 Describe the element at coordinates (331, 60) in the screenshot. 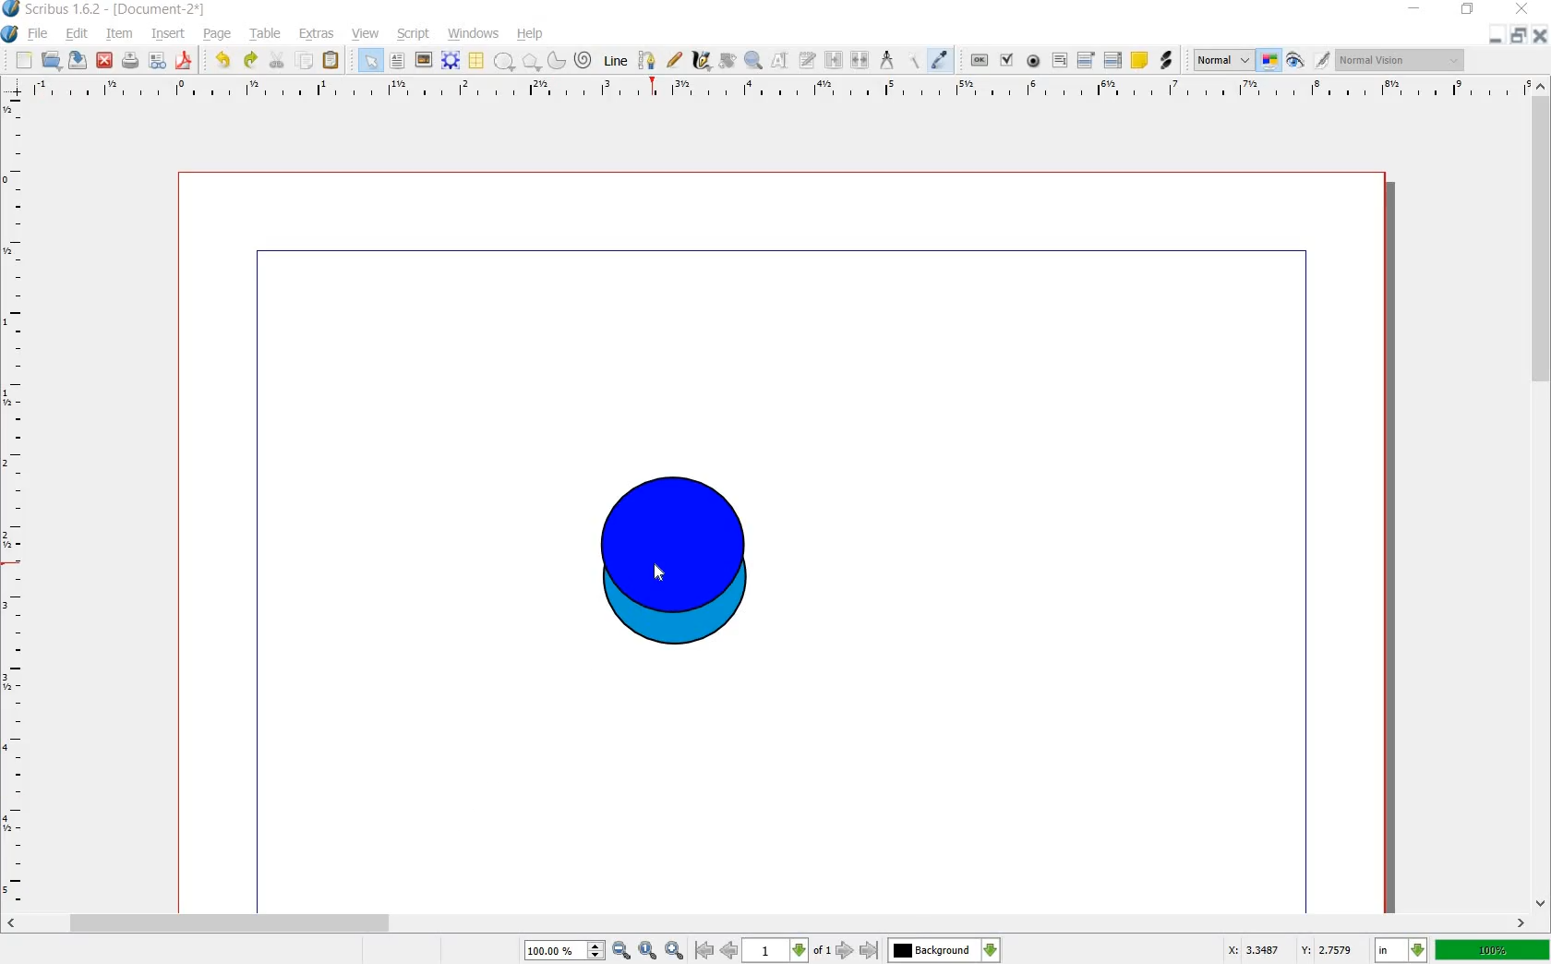

I see `paste` at that location.